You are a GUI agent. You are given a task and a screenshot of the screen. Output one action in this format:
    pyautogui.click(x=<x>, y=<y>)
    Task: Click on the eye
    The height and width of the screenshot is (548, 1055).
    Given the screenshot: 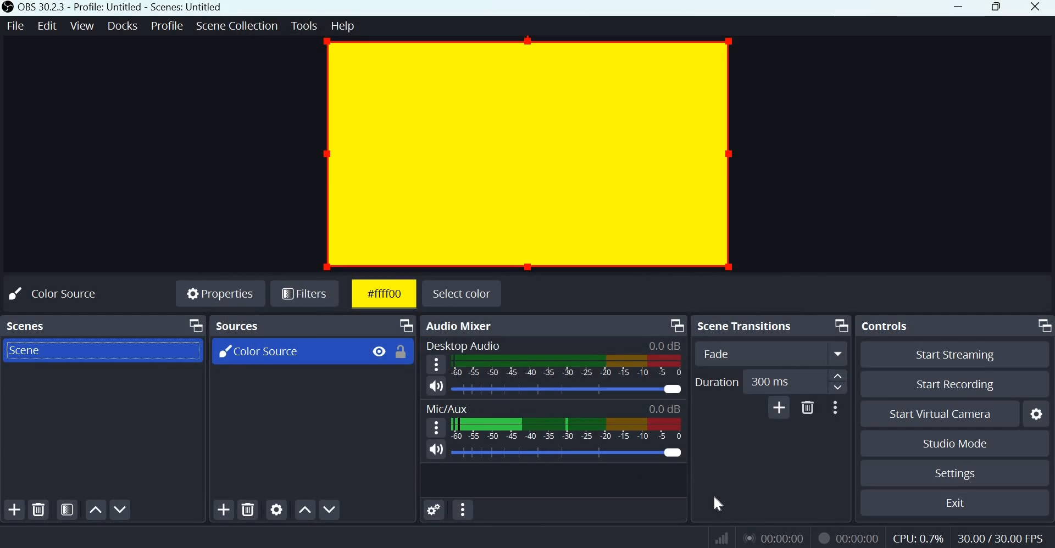 What is the action you would take?
    pyautogui.click(x=377, y=351)
    